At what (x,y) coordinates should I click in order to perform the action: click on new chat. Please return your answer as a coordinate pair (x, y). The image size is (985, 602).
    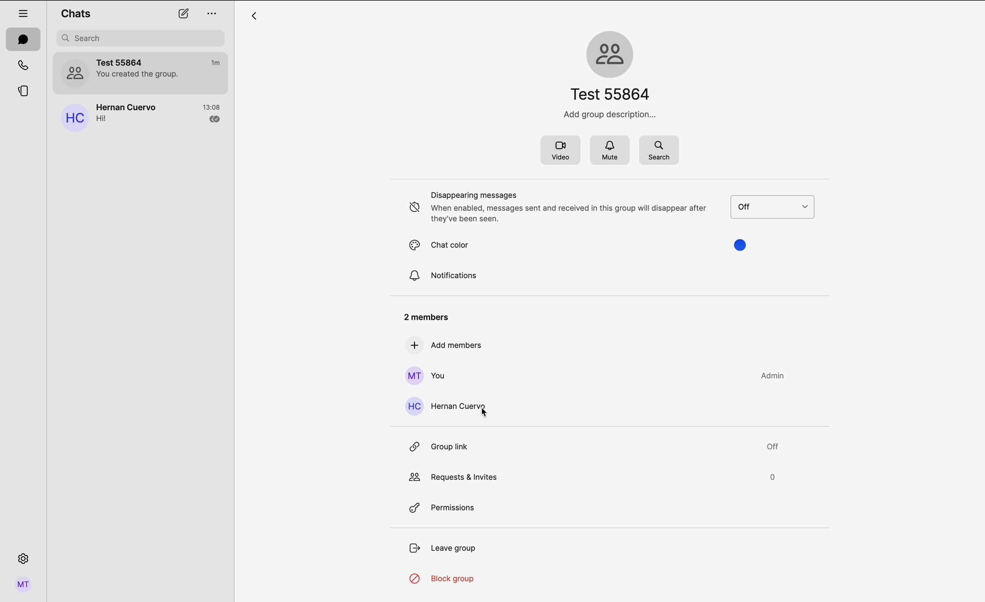
    Looking at the image, I should click on (183, 15).